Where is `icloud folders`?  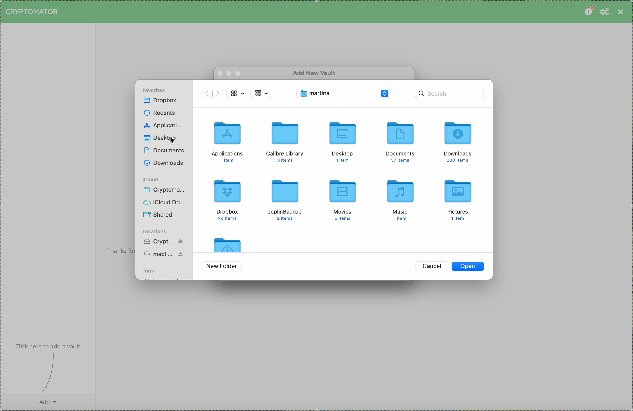
icloud folders is located at coordinates (163, 197).